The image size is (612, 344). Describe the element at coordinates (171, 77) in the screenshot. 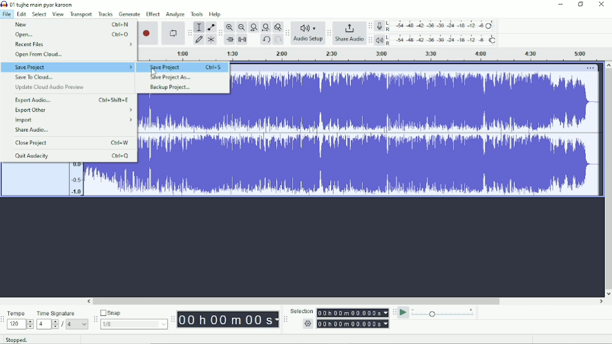

I see `Save Project As` at that location.